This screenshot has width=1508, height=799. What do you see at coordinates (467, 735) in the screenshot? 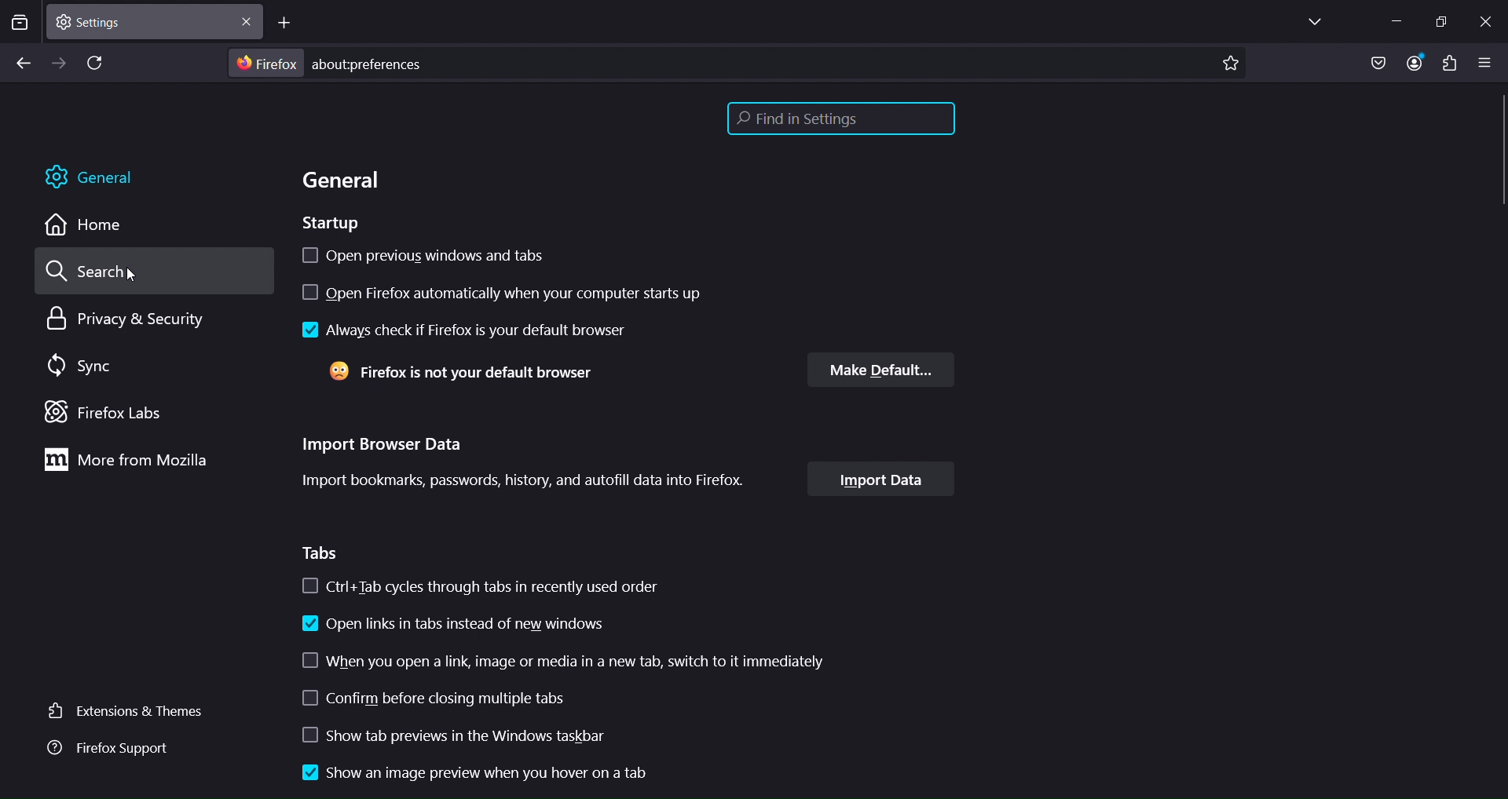
I see `show tab previous in the windows taskbar` at bounding box center [467, 735].